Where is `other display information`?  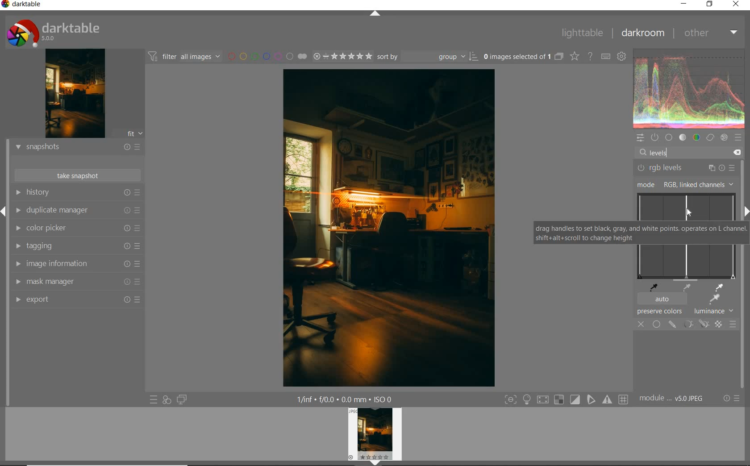 other display information is located at coordinates (345, 399).